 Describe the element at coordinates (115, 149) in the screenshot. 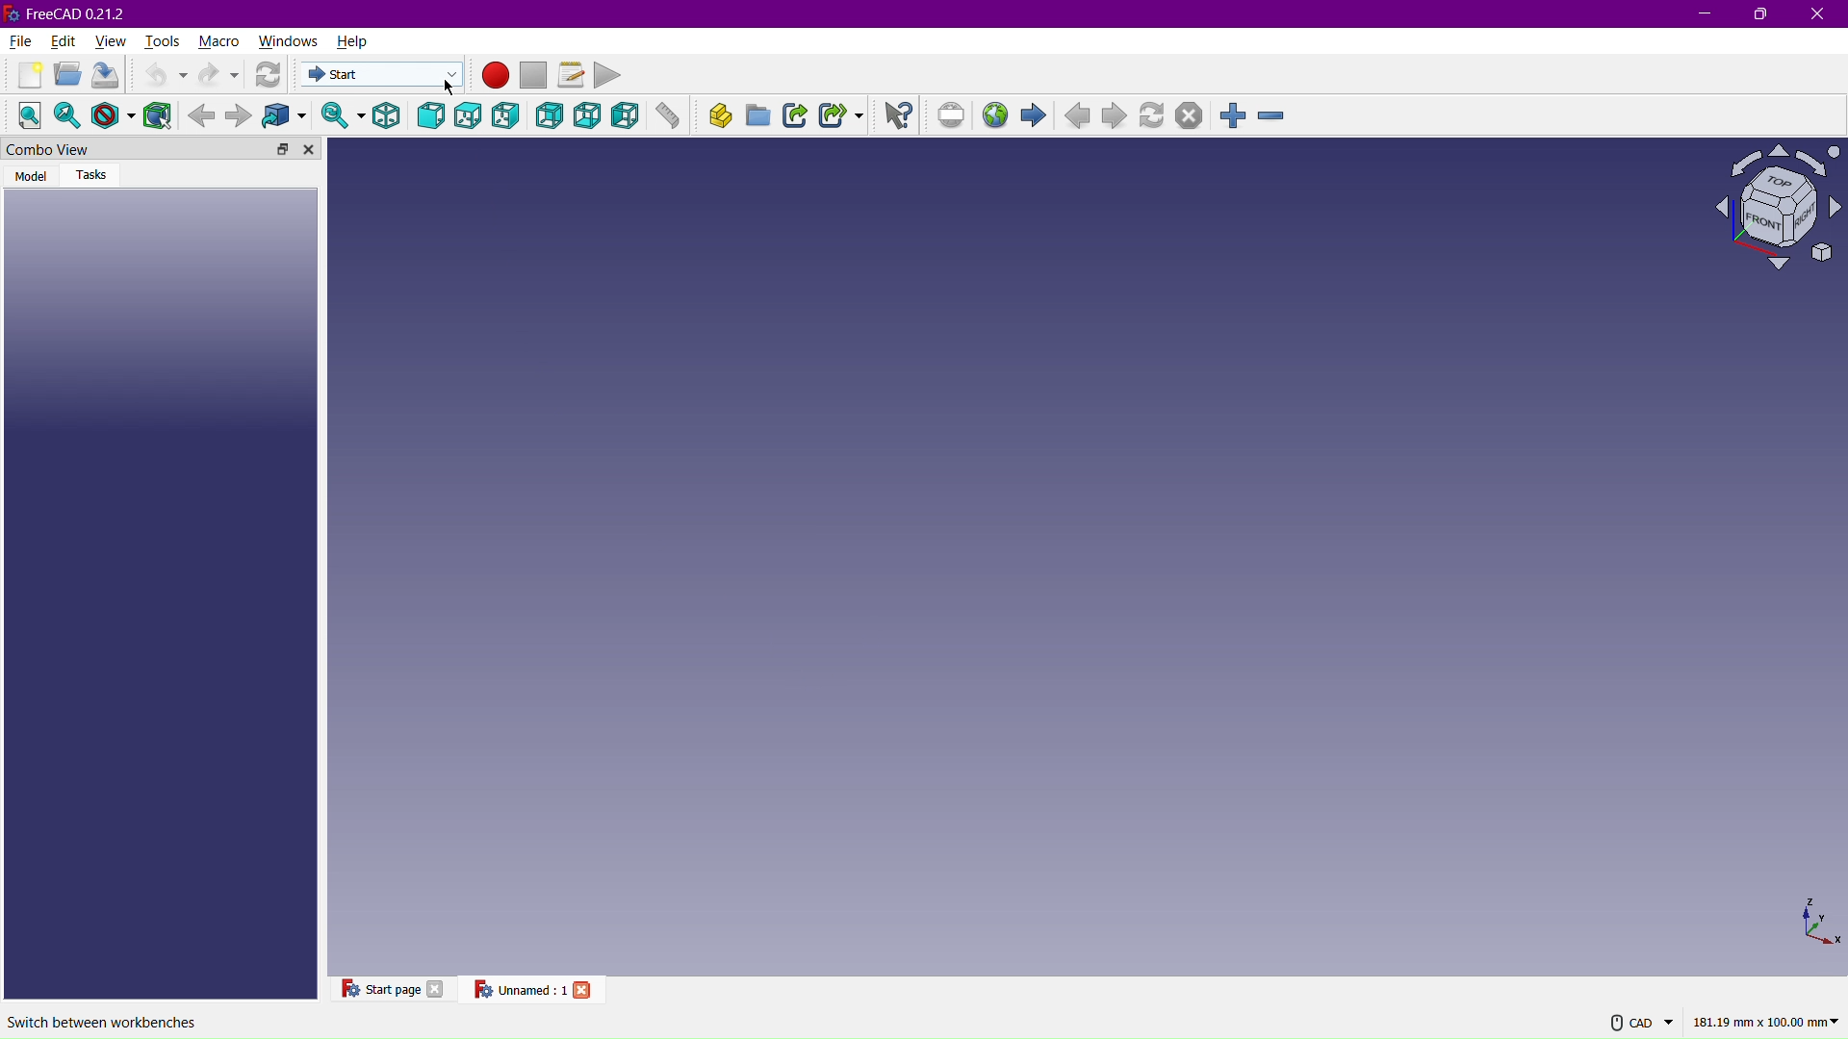

I see `Combo View` at that location.